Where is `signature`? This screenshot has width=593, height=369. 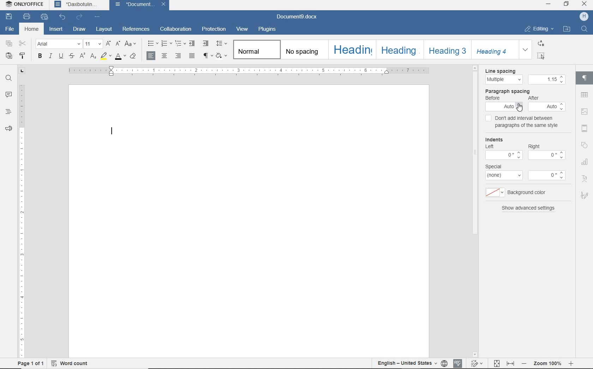 signature is located at coordinates (585, 197).